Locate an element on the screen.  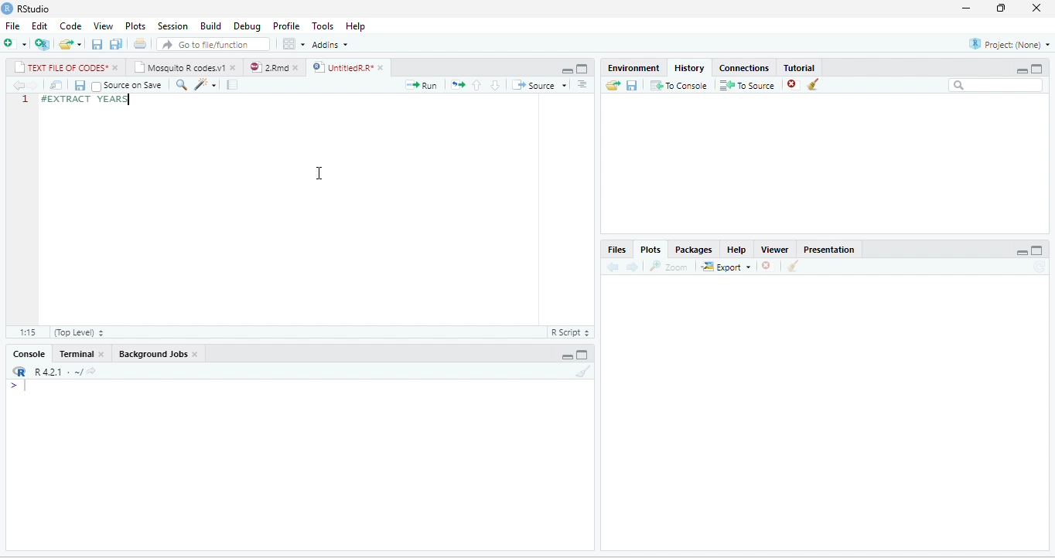
close is located at coordinates (1036, 9).